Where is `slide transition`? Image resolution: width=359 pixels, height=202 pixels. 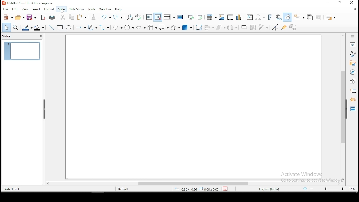
slide transition is located at coordinates (352, 91).